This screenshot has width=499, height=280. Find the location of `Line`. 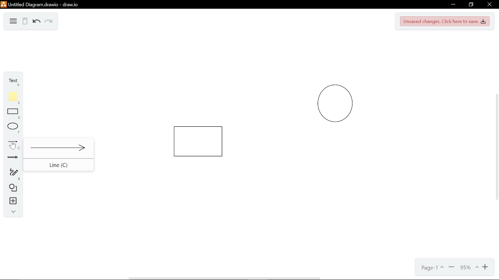

Line is located at coordinates (60, 147).